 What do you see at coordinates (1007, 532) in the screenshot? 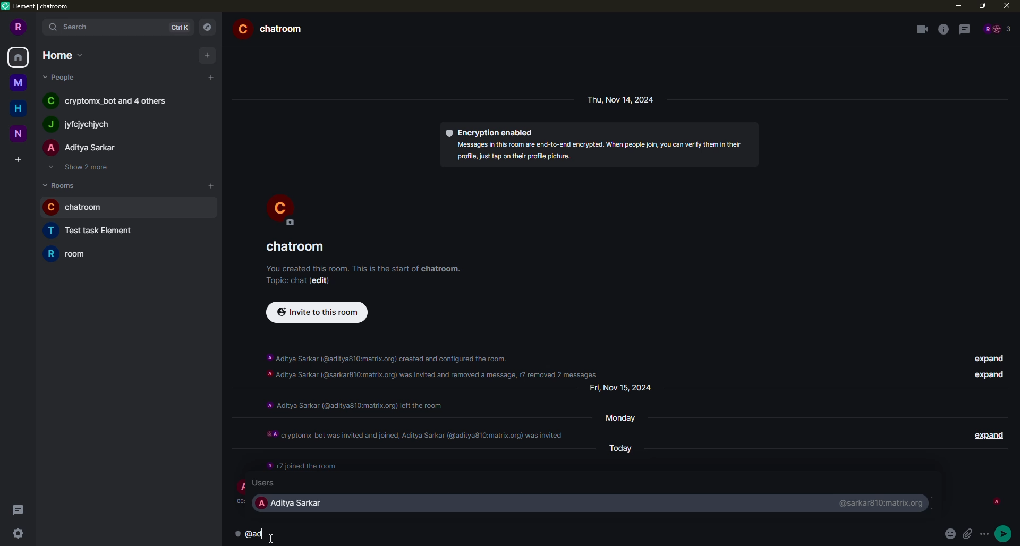
I see `send` at bounding box center [1007, 532].